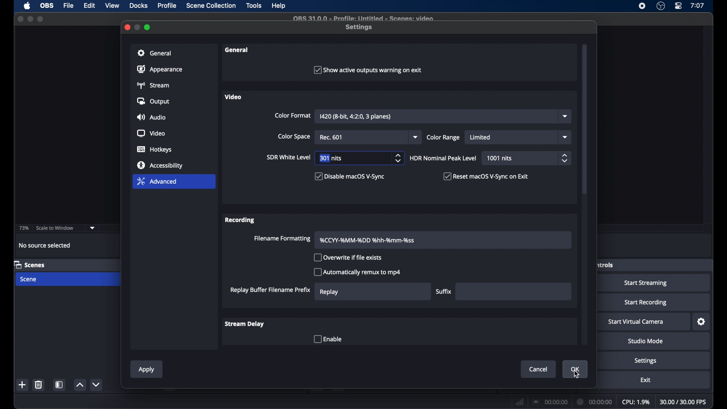 This screenshot has width=727, height=409. I want to click on close, so click(20, 19).